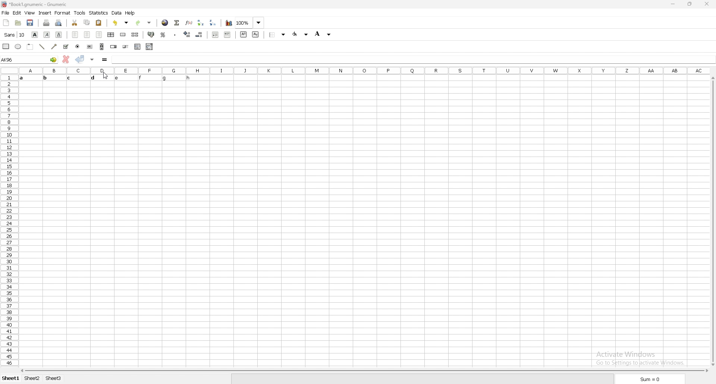 Image resolution: width=716 pixels, height=384 pixels. What do you see at coordinates (689, 4) in the screenshot?
I see `resize` at bounding box center [689, 4].